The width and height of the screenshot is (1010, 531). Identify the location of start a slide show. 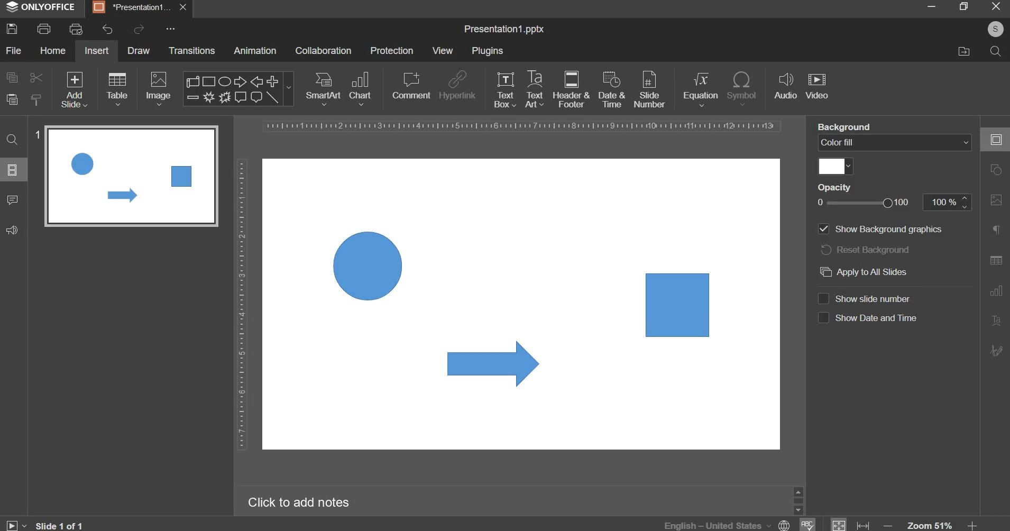
(13, 524).